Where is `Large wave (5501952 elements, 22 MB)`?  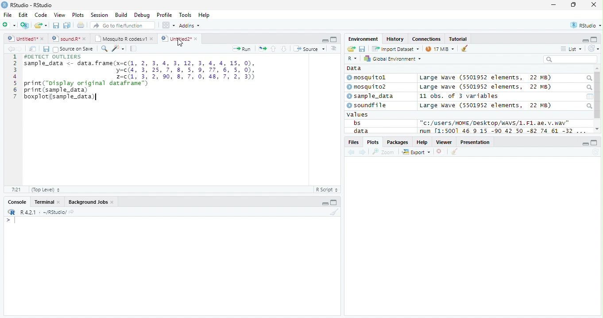
Large wave (5501952 elements, 22 MB) is located at coordinates (487, 87).